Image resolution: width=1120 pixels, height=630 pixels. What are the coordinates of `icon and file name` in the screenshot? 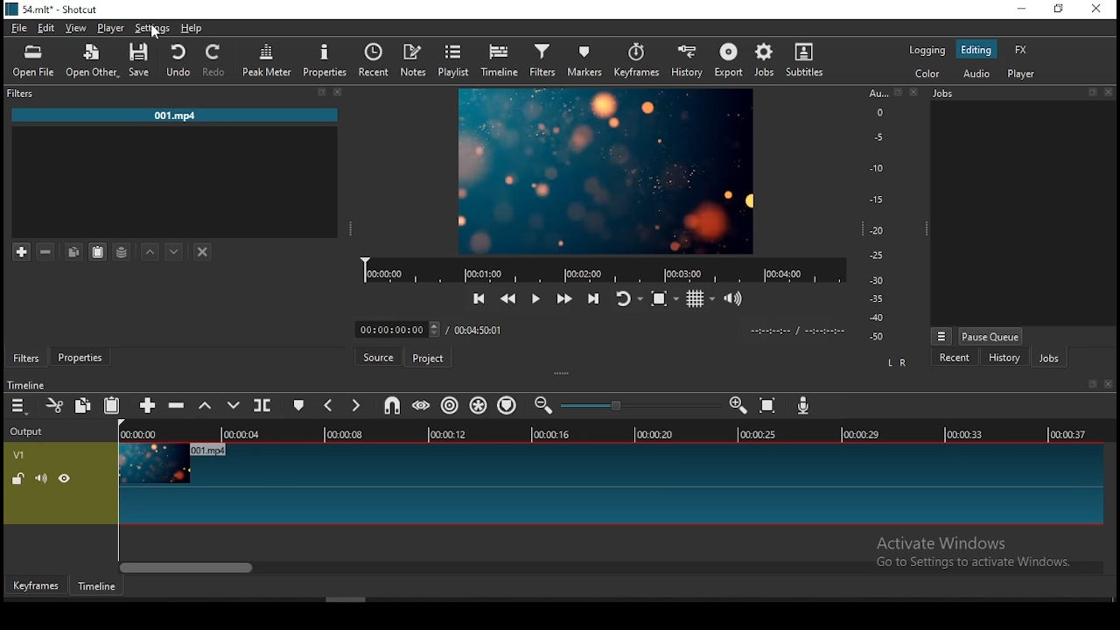 It's located at (54, 8).